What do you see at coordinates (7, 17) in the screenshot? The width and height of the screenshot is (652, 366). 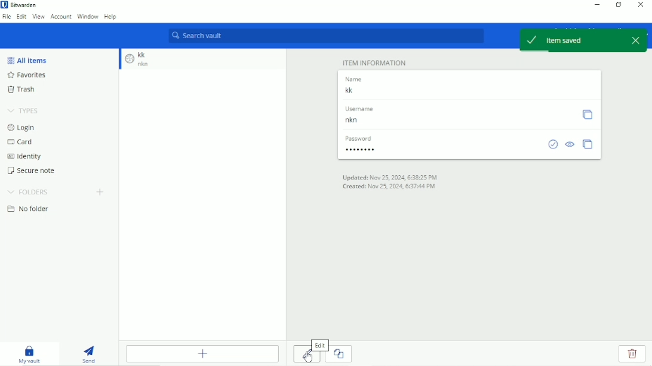 I see `File` at bounding box center [7, 17].